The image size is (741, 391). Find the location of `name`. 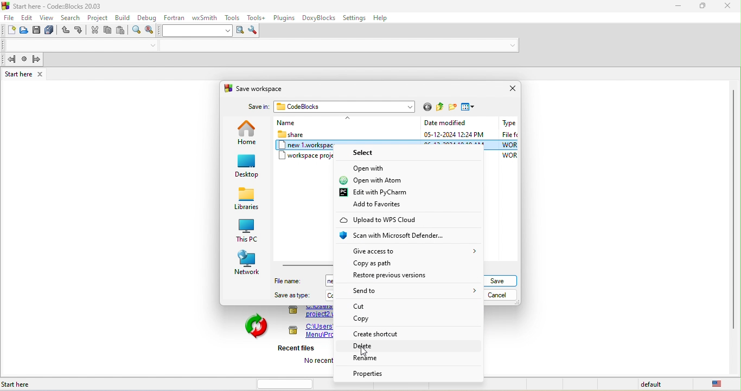

name is located at coordinates (323, 123).